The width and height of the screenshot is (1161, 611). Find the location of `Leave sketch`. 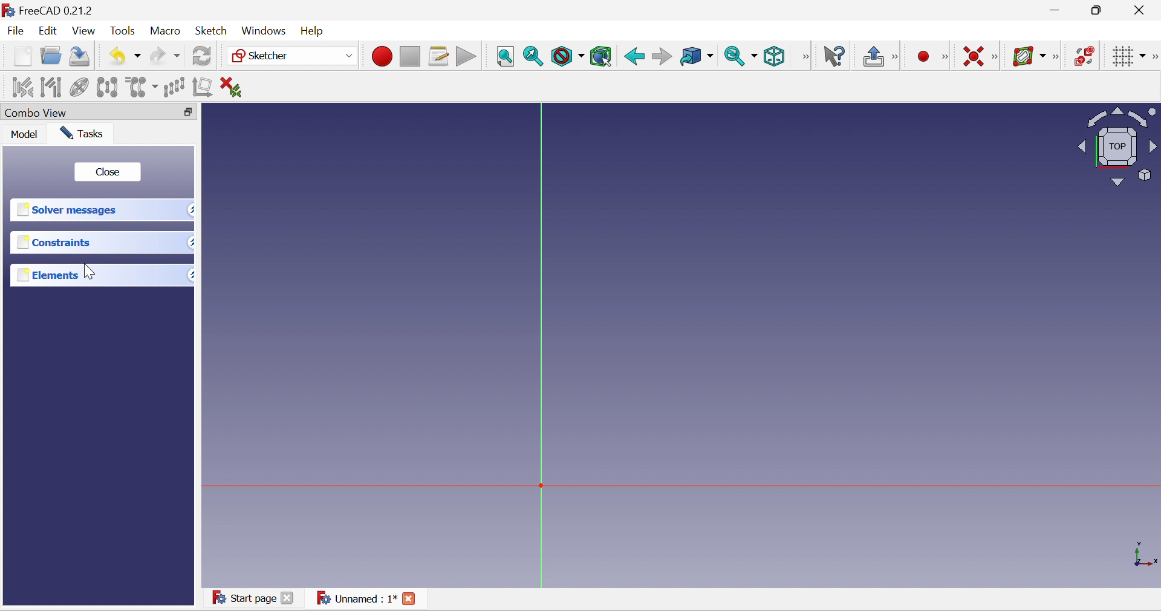

Leave sketch is located at coordinates (874, 56).